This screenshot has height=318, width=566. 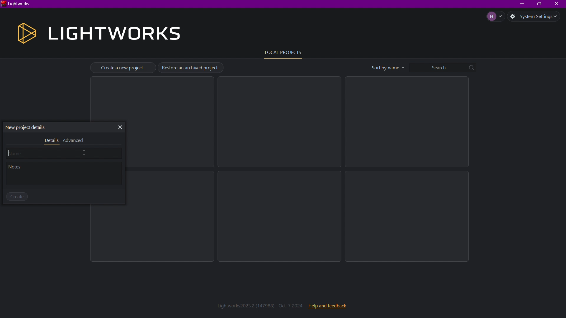 I want to click on Close, so click(x=557, y=4).